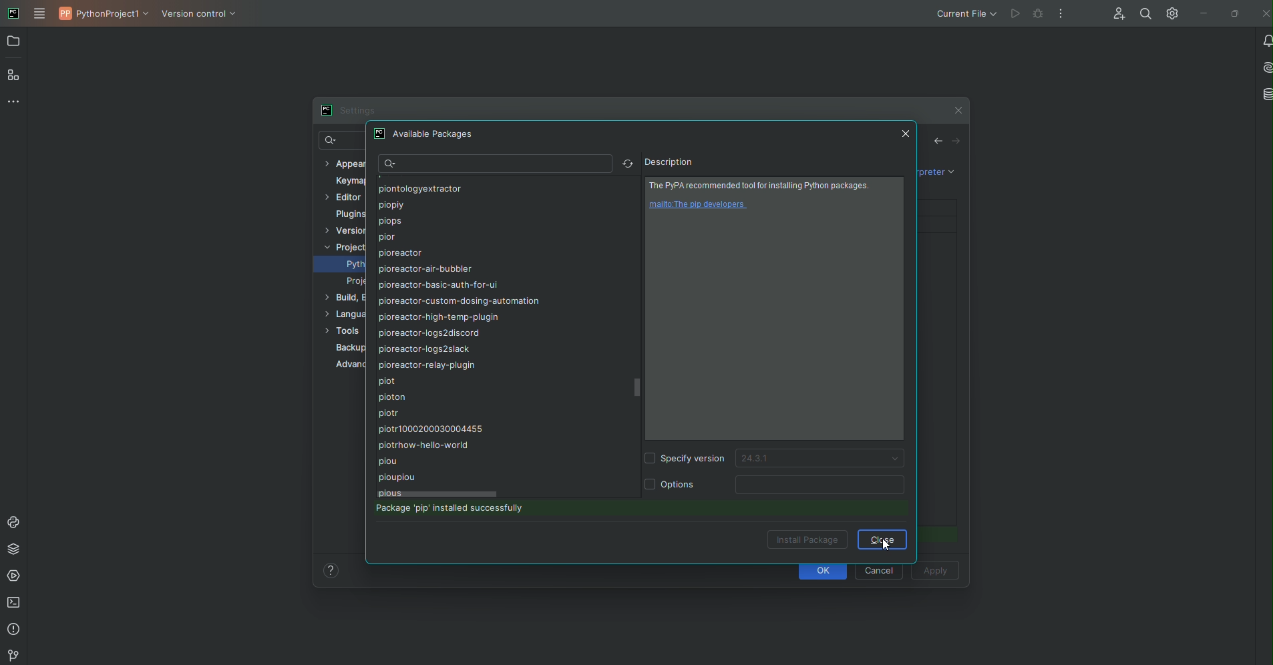  What do you see at coordinates (389, 381) in the screenshot?
I see `piot` at bounding box center [389, 381].